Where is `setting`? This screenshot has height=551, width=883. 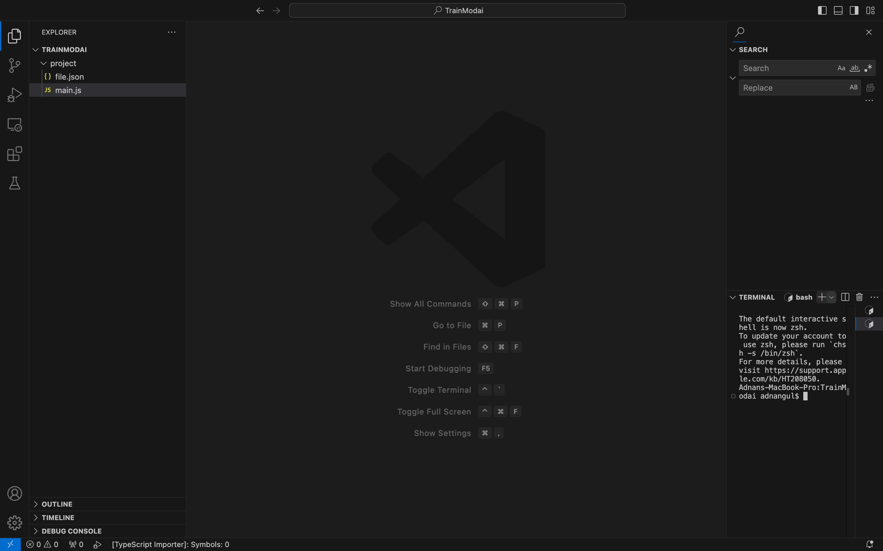
setting is located at coordinates (15, 519).